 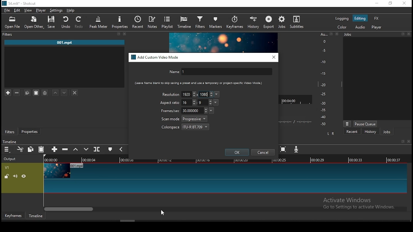 What do you see at coordinates (7, 11) in the screenshot?
I see `file` at bounding box center [7, 11].